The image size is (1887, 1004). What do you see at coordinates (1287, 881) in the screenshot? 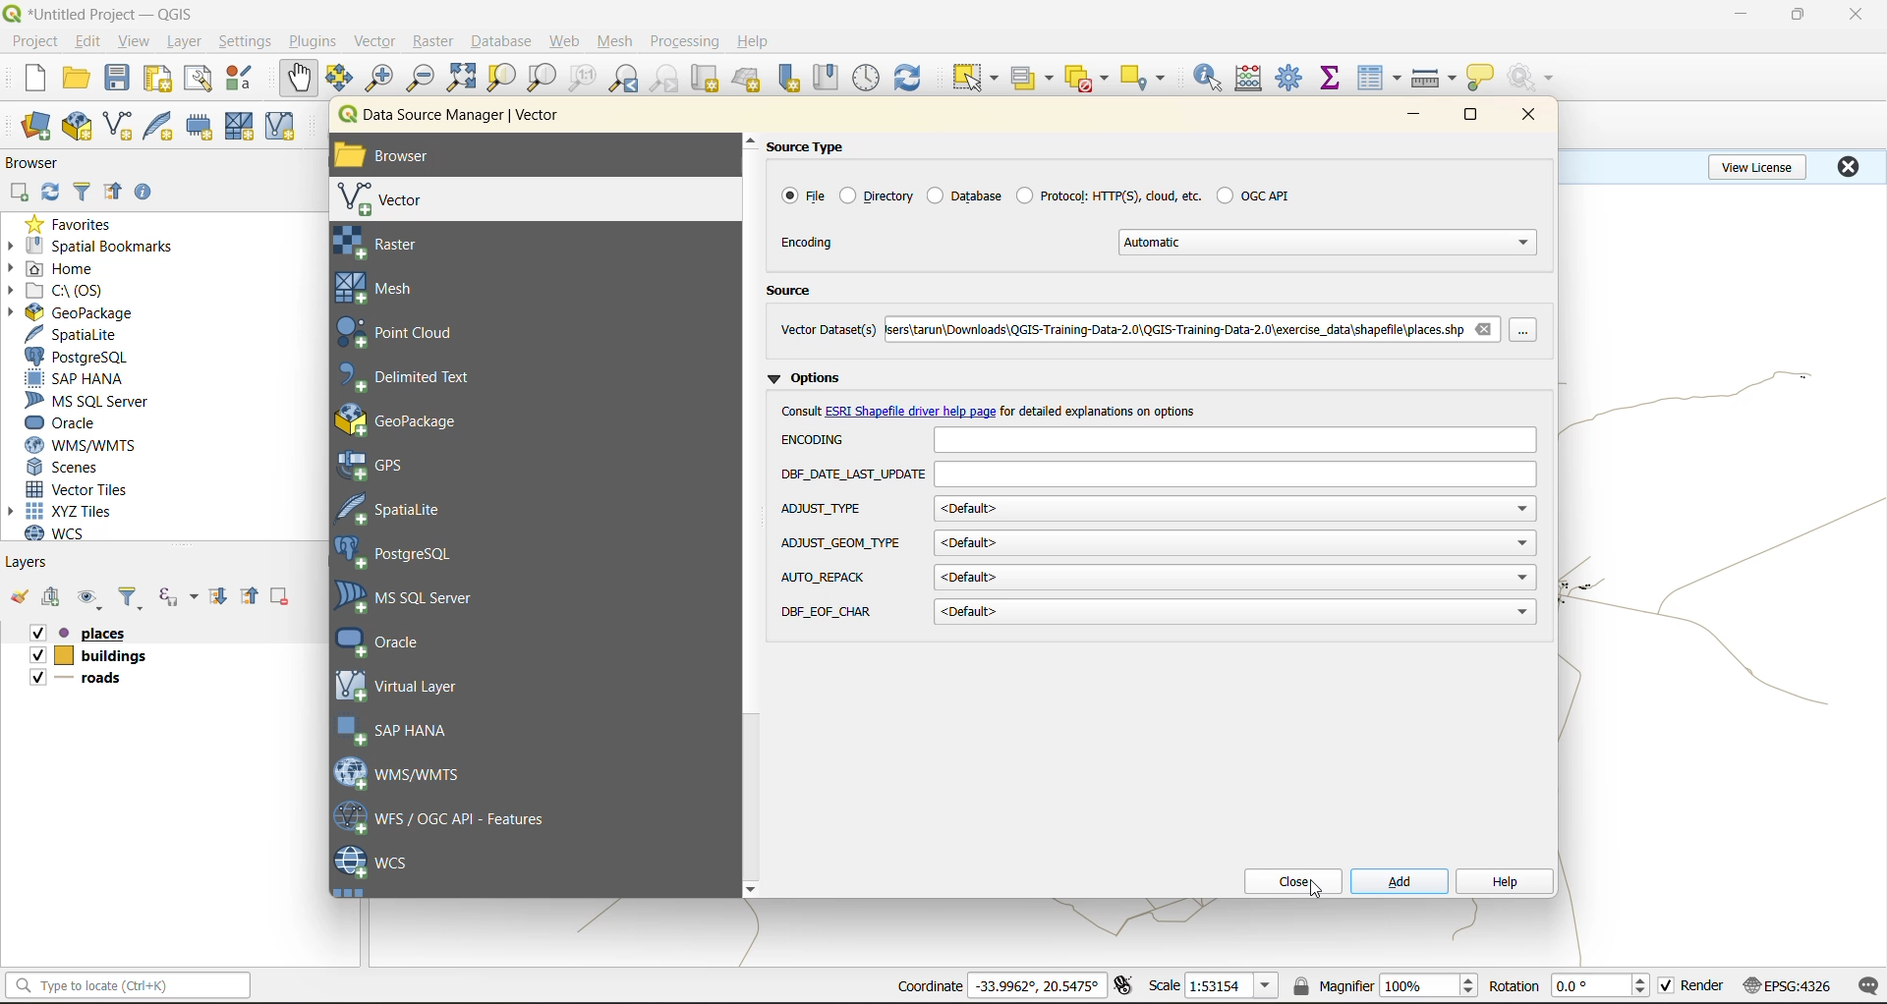
I see `close` at bounding box center [1287, 881].